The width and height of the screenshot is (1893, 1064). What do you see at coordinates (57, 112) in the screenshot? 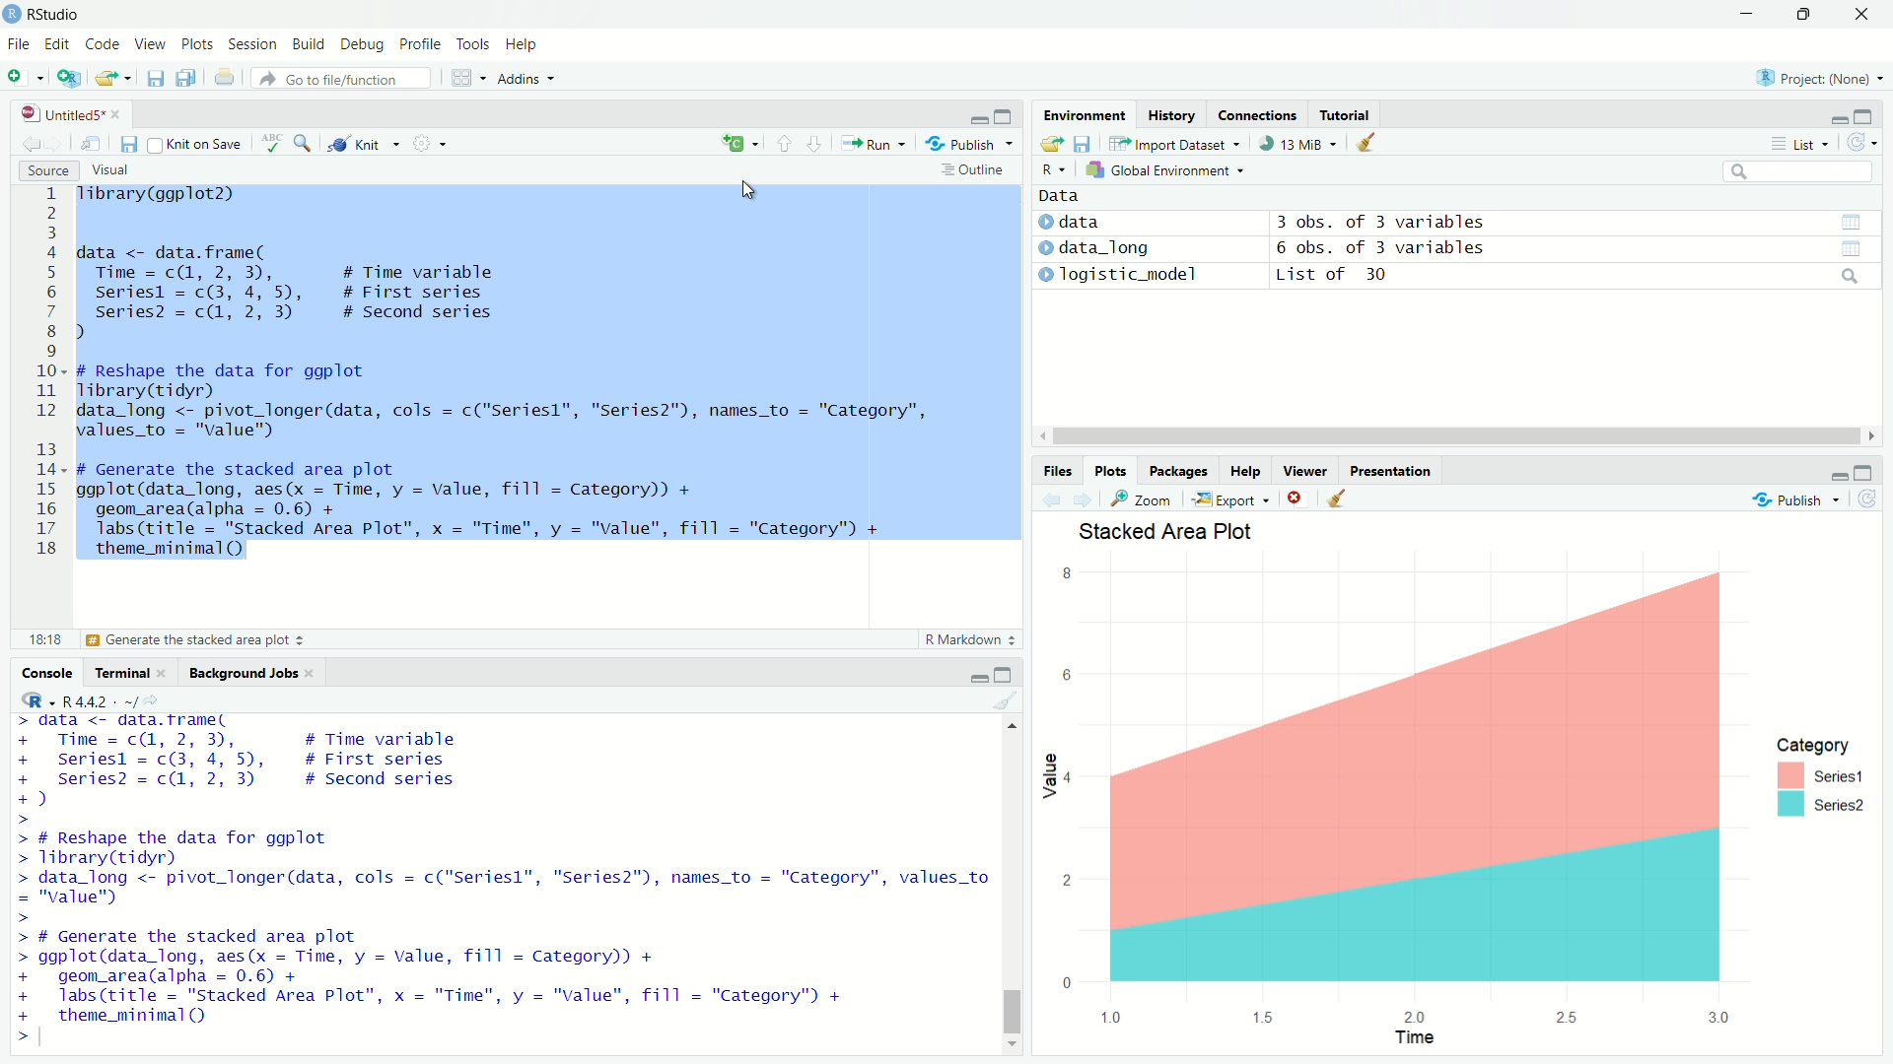
I see `Untitled5*` at bounding box center [57, 112].